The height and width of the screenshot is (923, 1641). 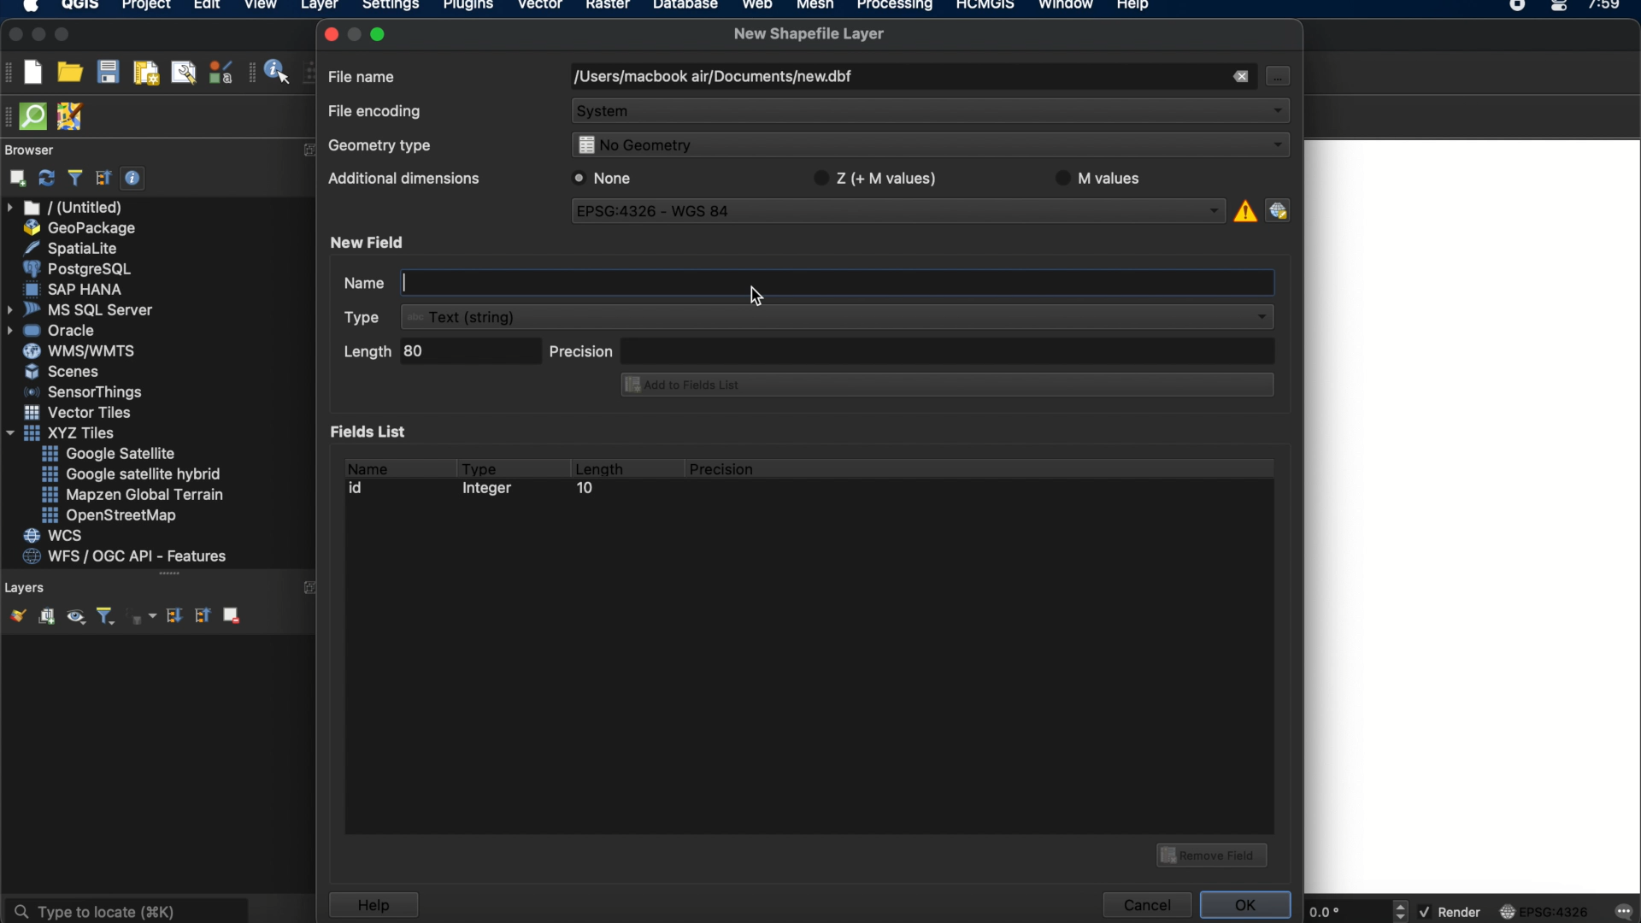 What do you see at coordinates (1558, 8) in the screenshot?
I see `control center macOS` at bounding box center [1558, 8].